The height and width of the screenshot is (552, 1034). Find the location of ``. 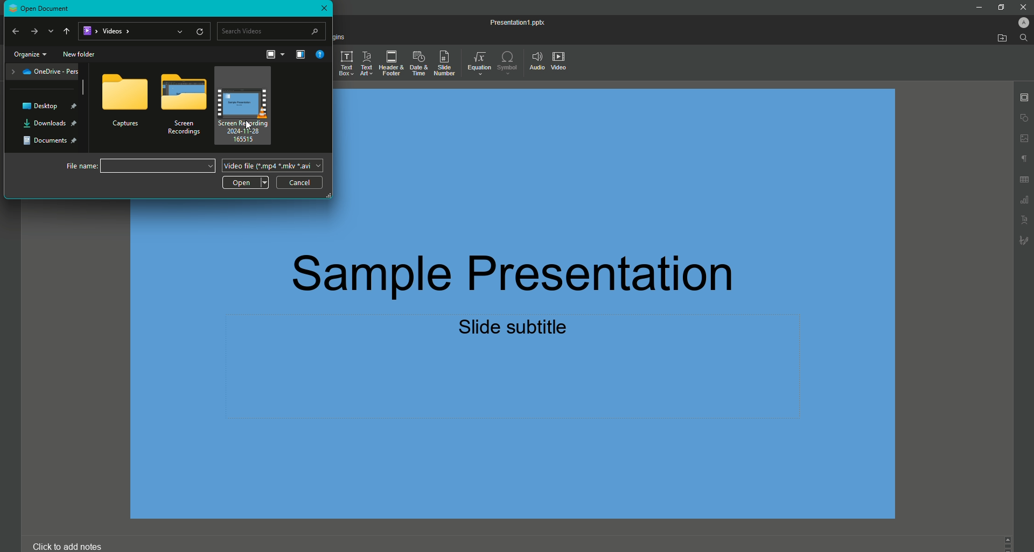

 is located at coordinates (1023, 6).